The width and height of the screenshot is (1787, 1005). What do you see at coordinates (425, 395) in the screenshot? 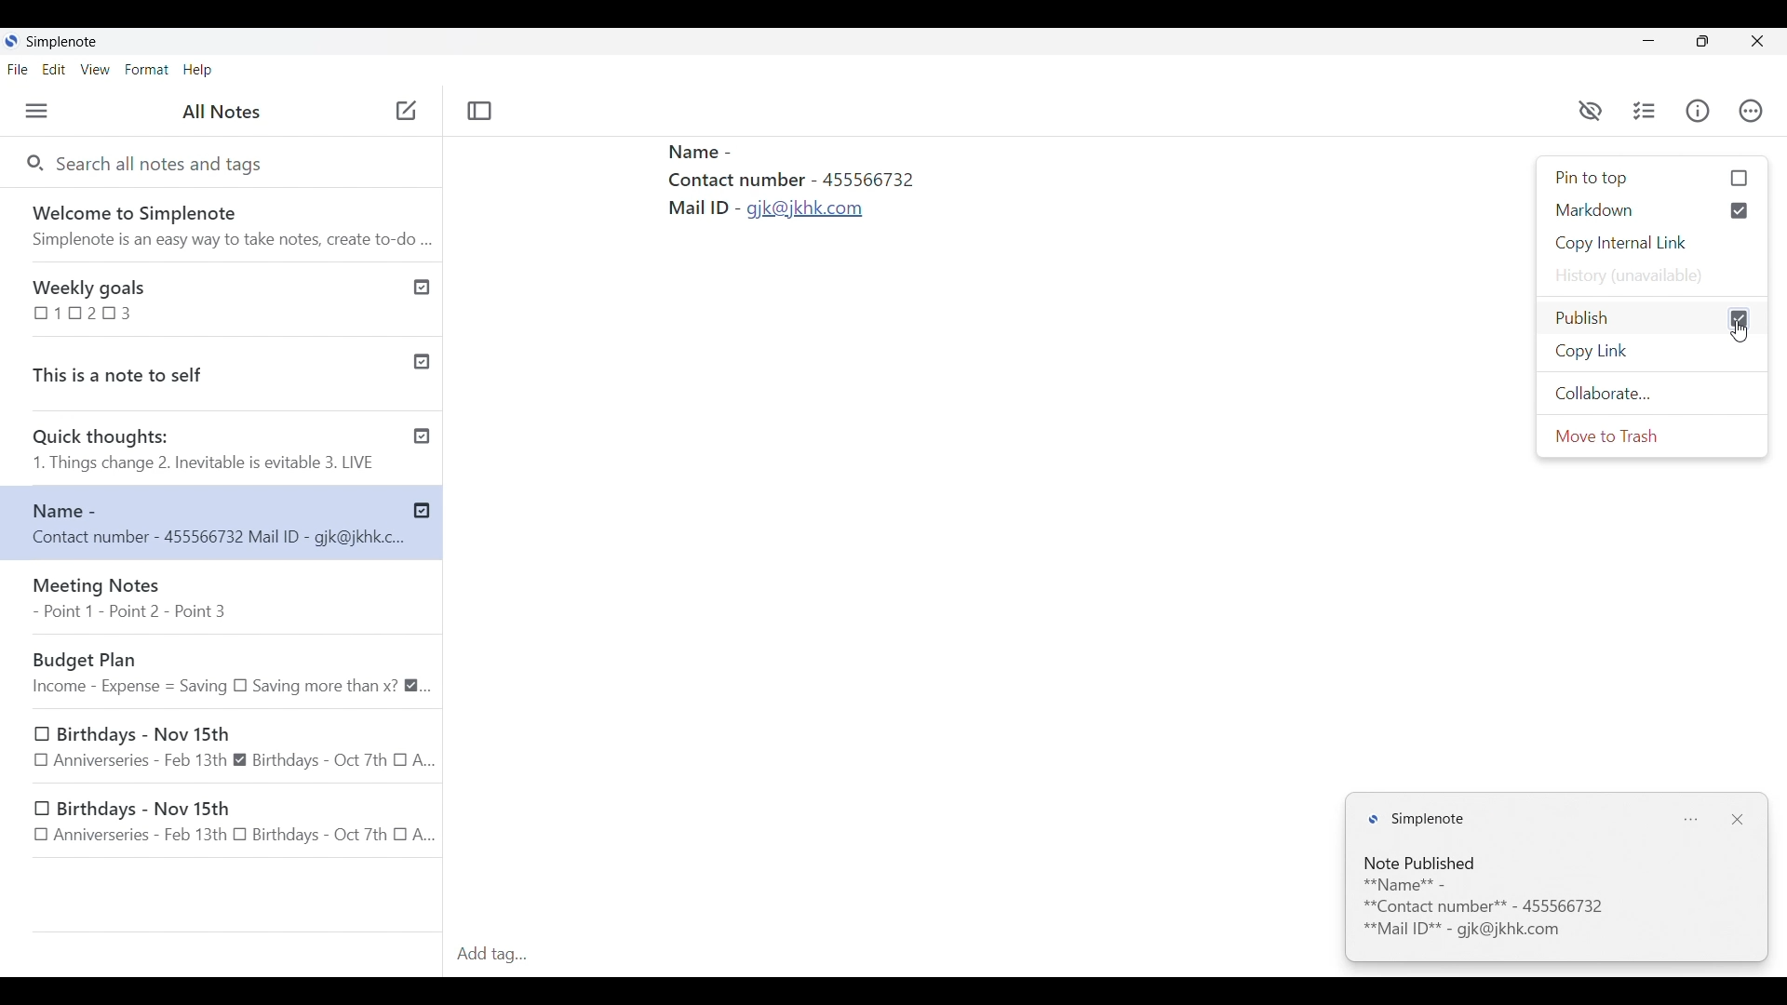
I see `Published notes check icon` at bounding box center [425, 395].